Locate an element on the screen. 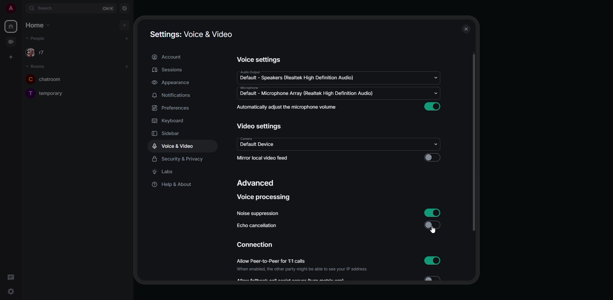 Image resolution: width=613 pixels, height=300 pixels. video settings is located at coordinates (259, 126).